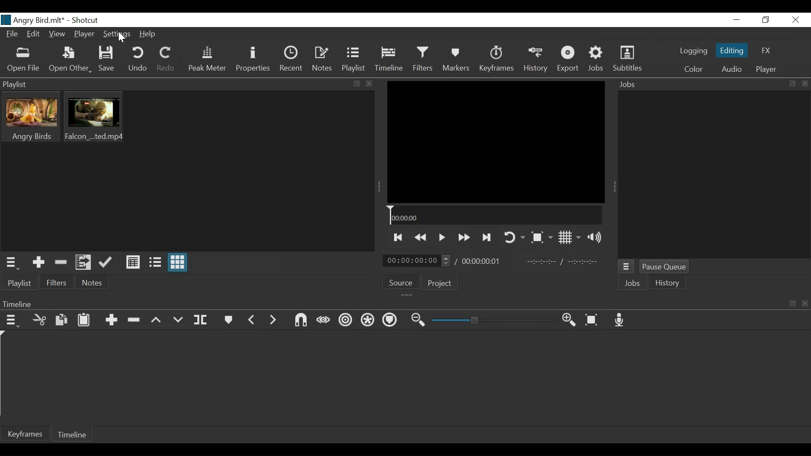 The width and height of the screenshot is (811, 456). Describe the element at coordinates (765, 49) in the screenshot. I see `FX` at that location.